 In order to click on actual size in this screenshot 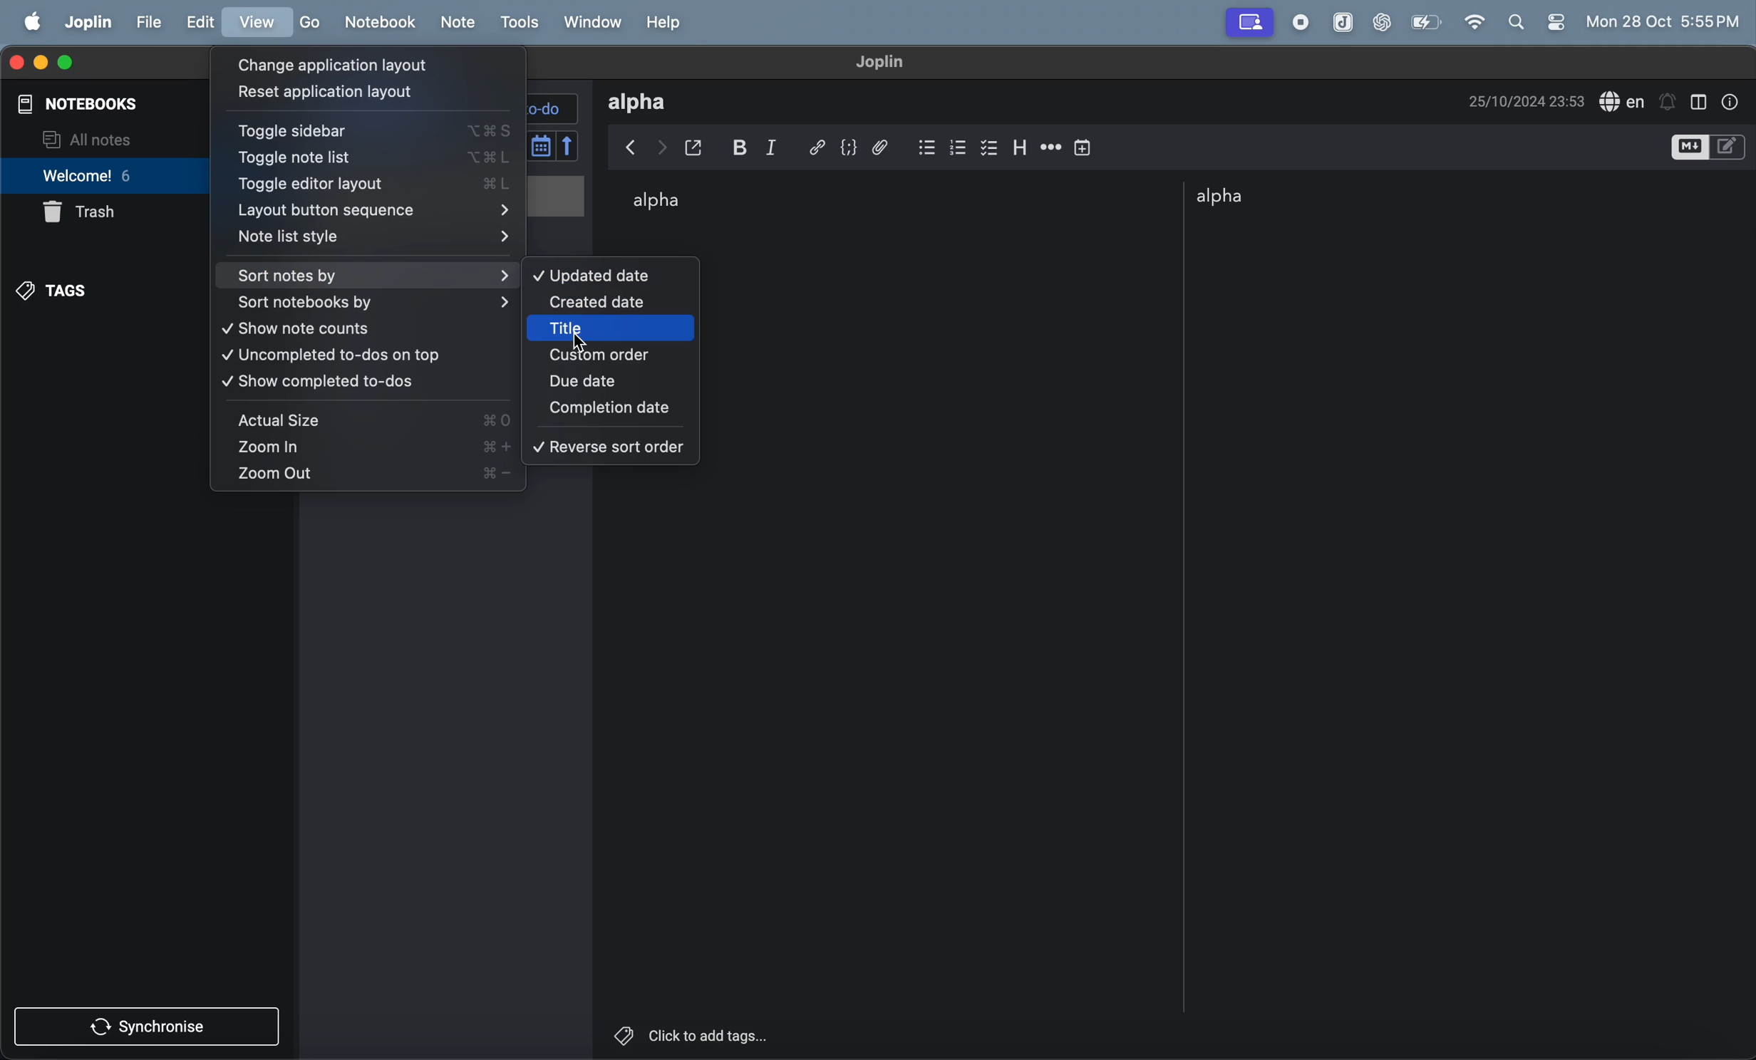, I will do `click(369, 420)`.